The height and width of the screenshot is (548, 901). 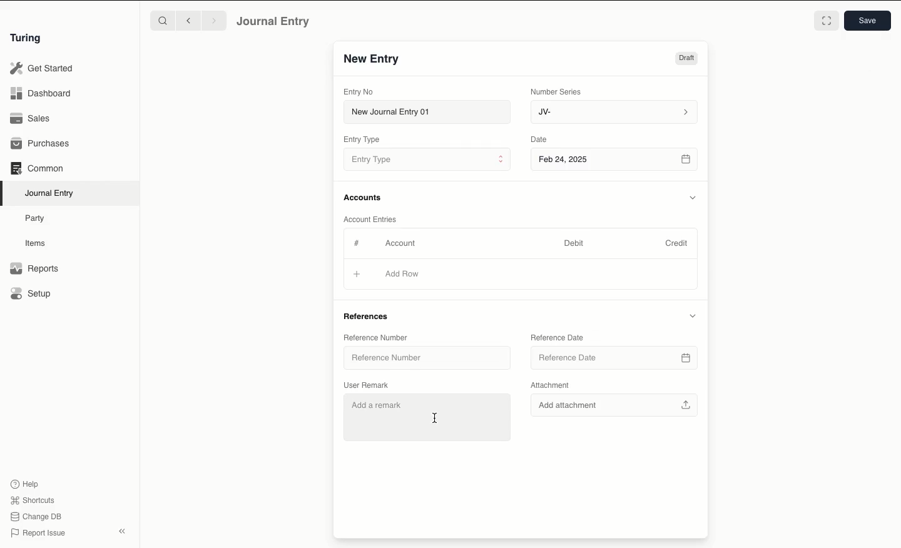 What do you see at coordinates (558, 92) in the screenshot?
I see `Number Series` at bounding box center [558, 92].